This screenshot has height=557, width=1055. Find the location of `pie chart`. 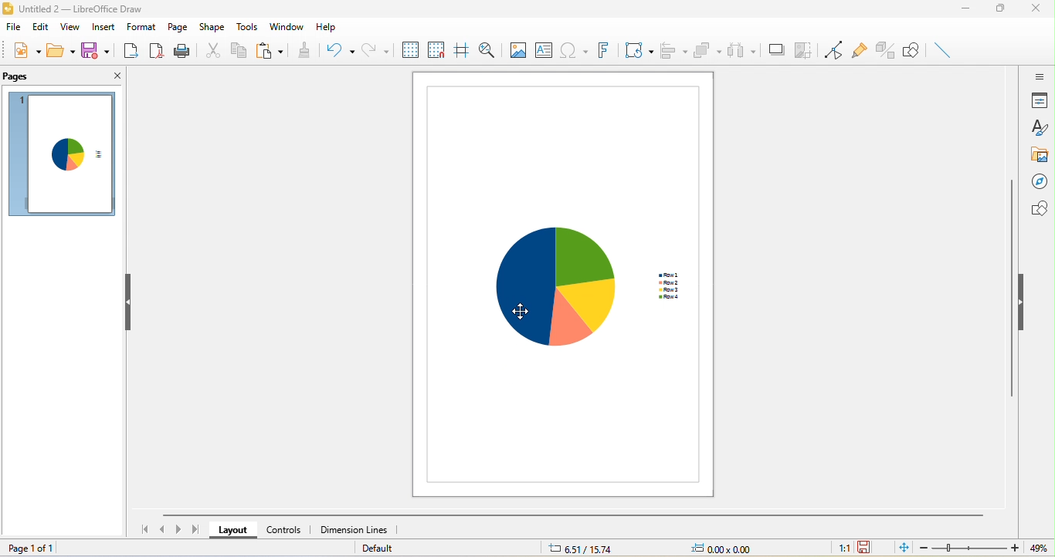

pie chart is located at coordinates (565, 284).